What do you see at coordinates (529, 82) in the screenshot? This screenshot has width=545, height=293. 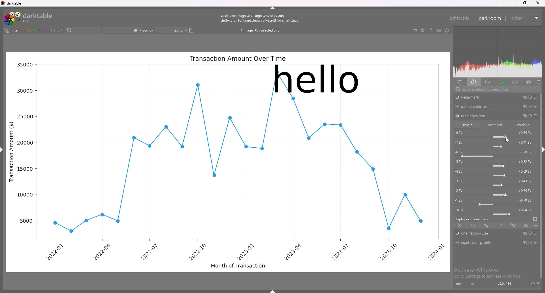 I see `effect` at bounding box center [529, 82].